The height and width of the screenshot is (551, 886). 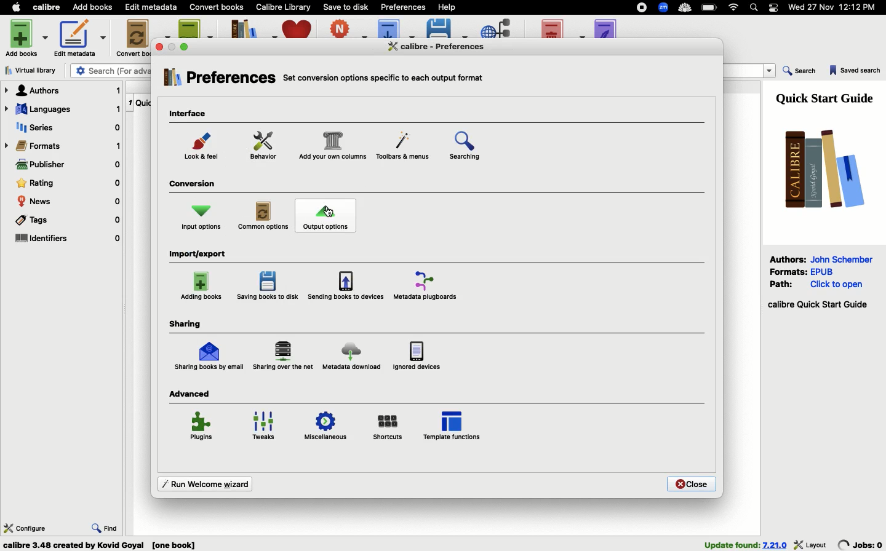 What do you see at coordinates (80, 38) in the screenshot?
I see `Edit metadata` at bounding box center [80, 38].